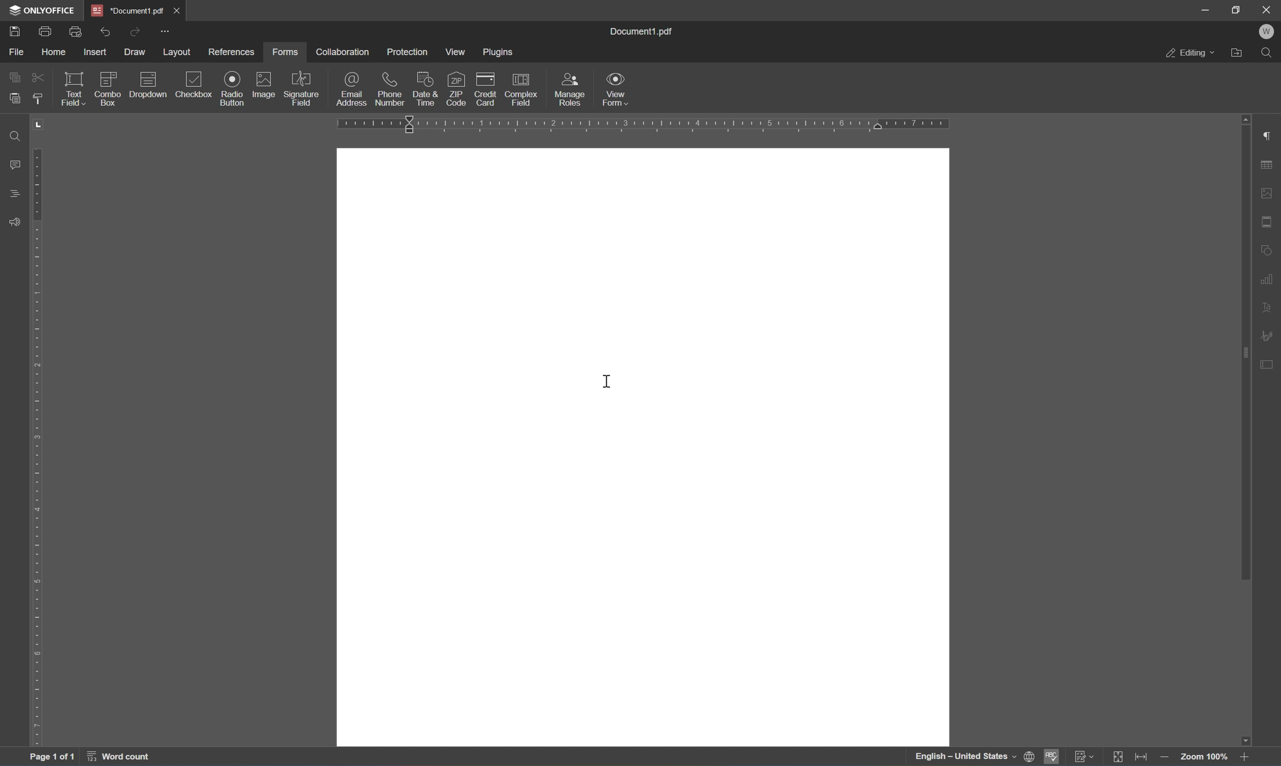  I want to click on zoom out, so click(1172, 758).